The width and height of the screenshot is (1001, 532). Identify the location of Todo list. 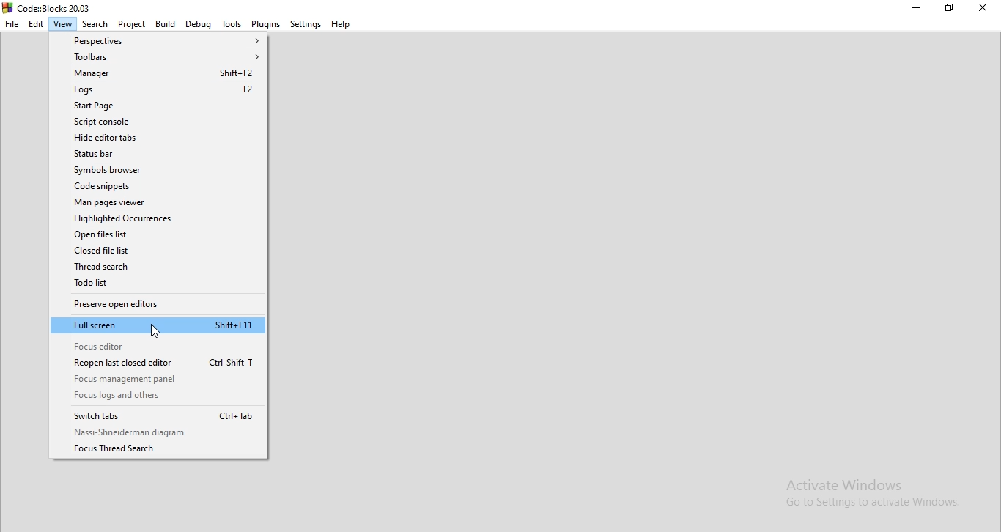
(158, 284).